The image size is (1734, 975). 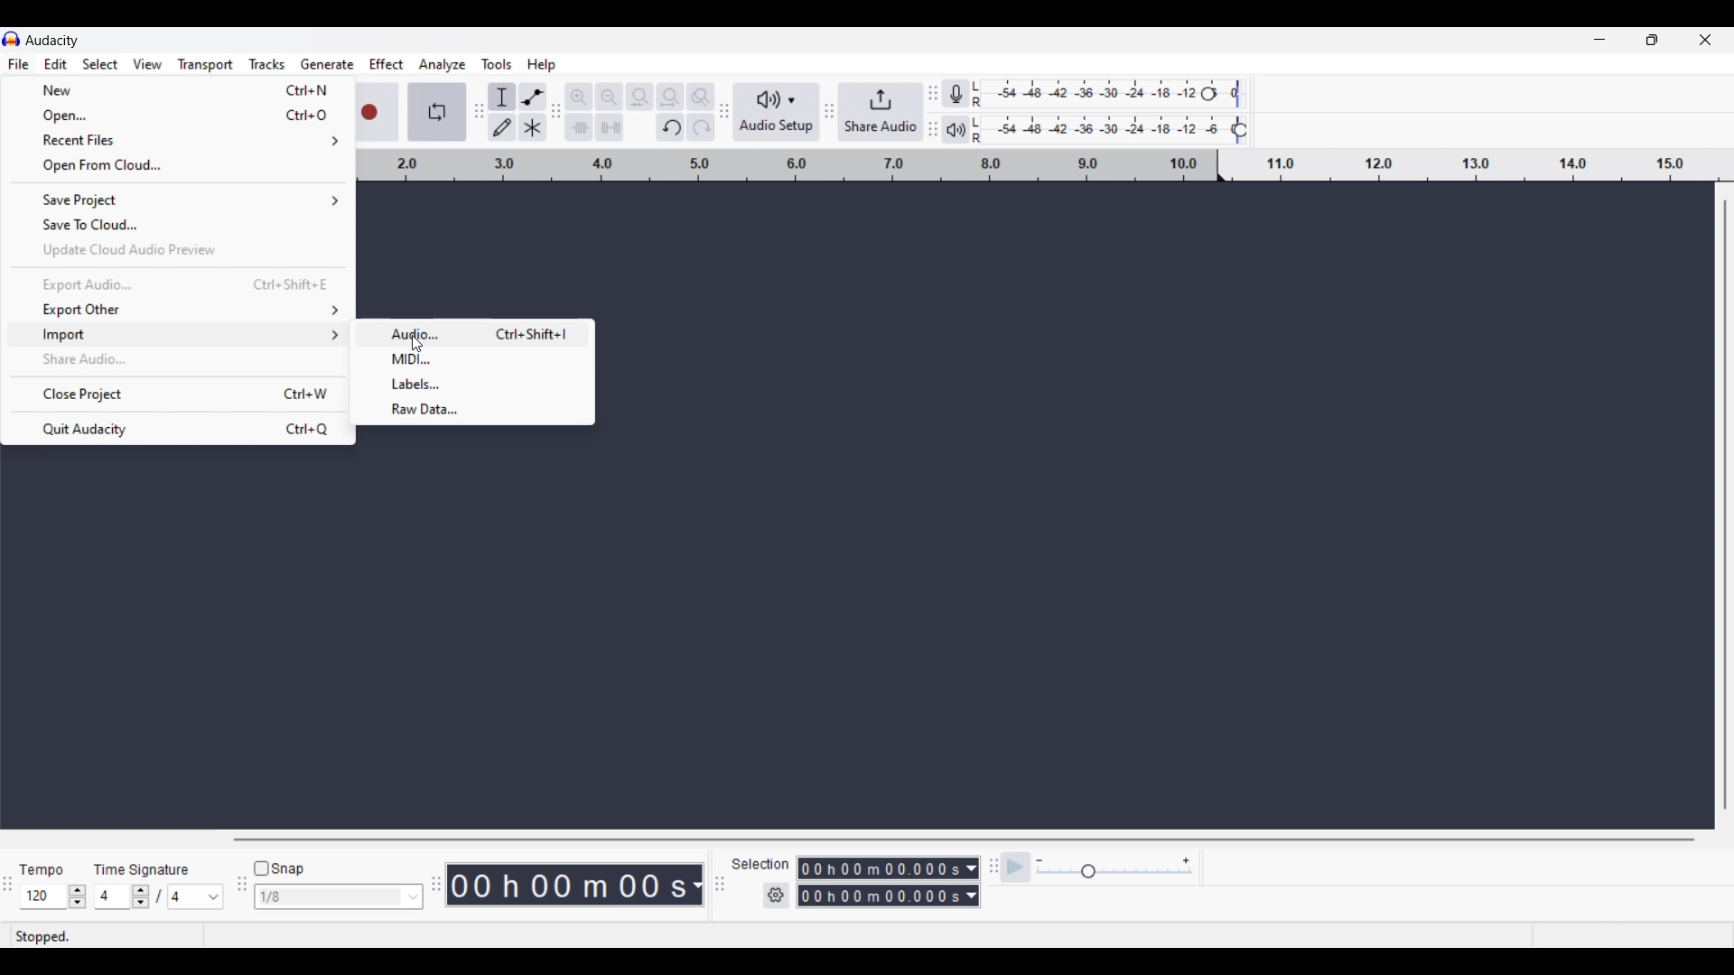 I want to click on tools tool bar, so click(x=476, y=111).